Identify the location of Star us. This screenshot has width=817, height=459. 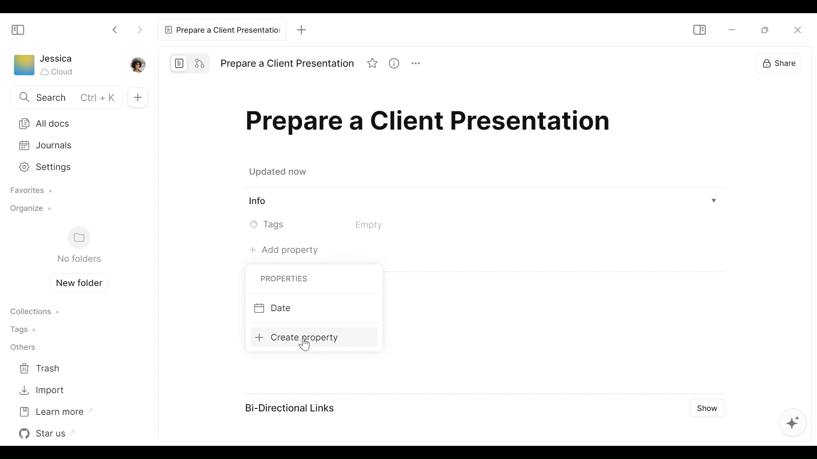
(49, 433).